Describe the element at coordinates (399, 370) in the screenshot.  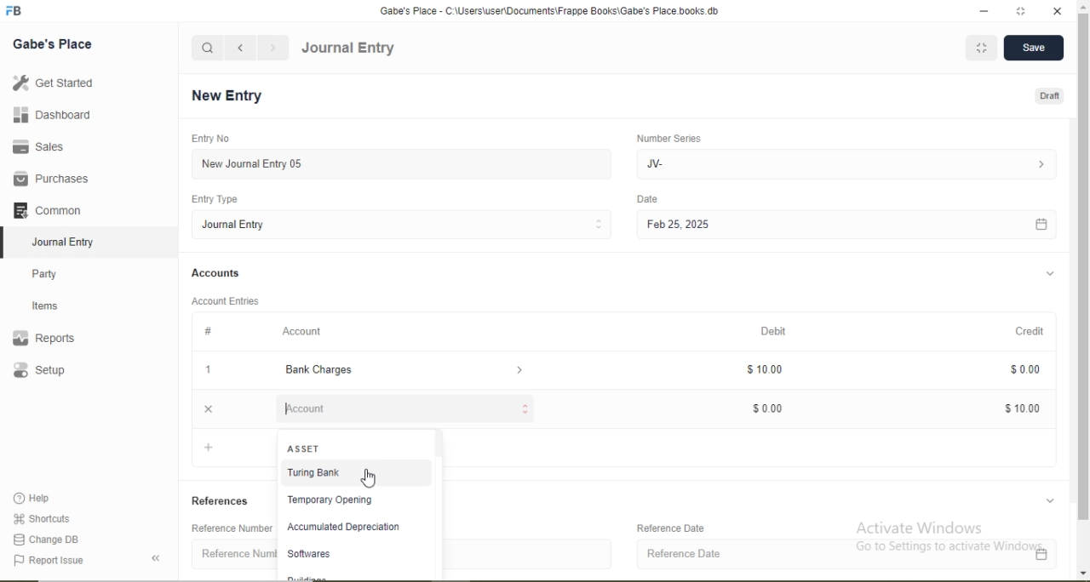
I see `Bank Charges` at that location.